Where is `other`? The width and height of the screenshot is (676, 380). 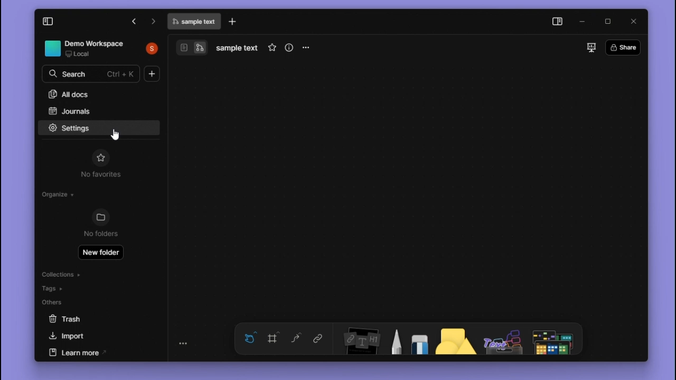
other is located at coordinates (501, 340).